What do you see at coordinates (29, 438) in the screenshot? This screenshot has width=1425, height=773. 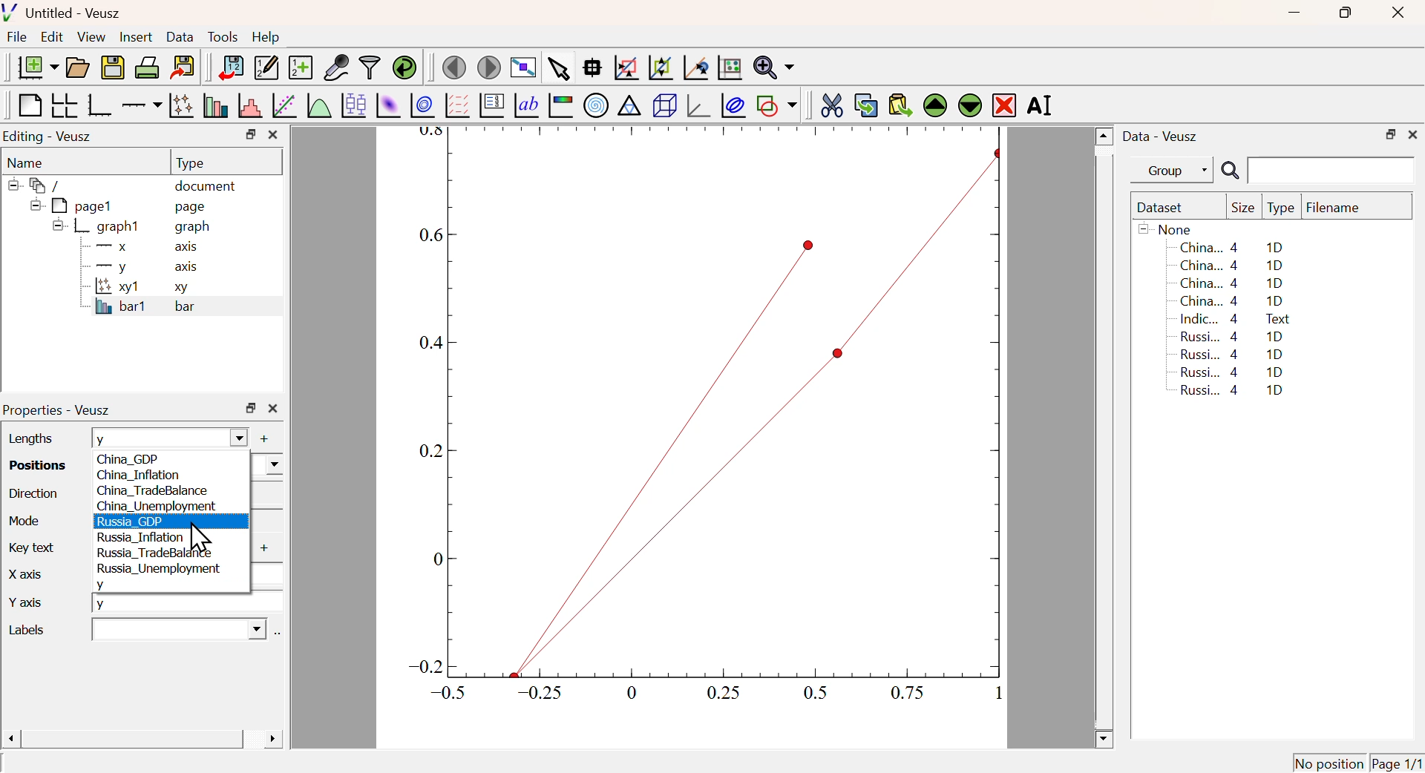 I see `Lengths` at bounding box center [29, 438].